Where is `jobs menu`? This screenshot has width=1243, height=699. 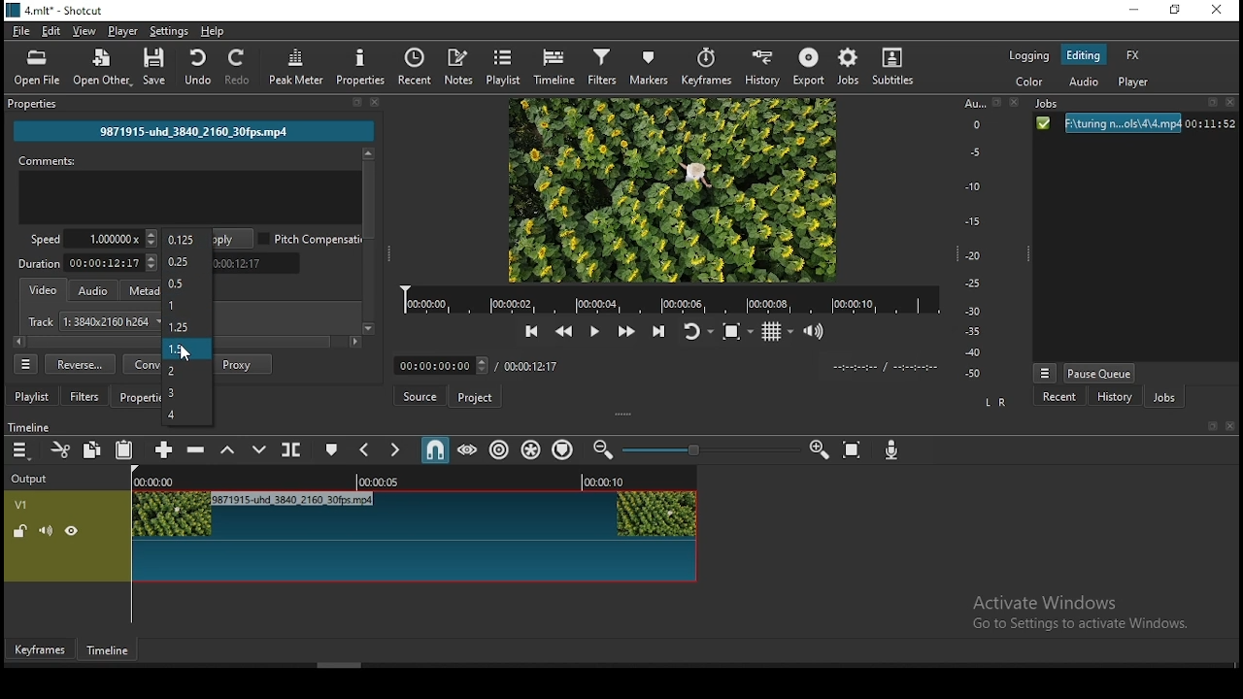
jobs menu is located at coordinates (1043, 375).